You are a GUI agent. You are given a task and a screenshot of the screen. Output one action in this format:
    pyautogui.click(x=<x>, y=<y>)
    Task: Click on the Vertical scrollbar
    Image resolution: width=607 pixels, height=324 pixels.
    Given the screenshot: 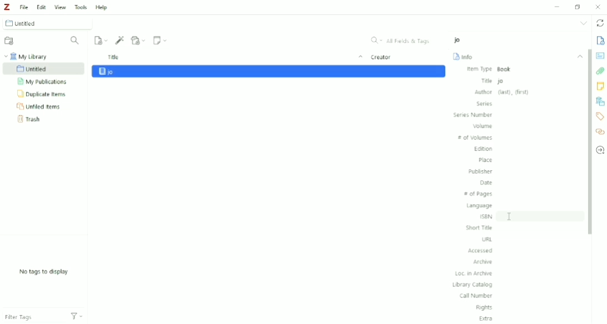 What is the action you would take?
    pyautogui.click(x=981, y=175)
    